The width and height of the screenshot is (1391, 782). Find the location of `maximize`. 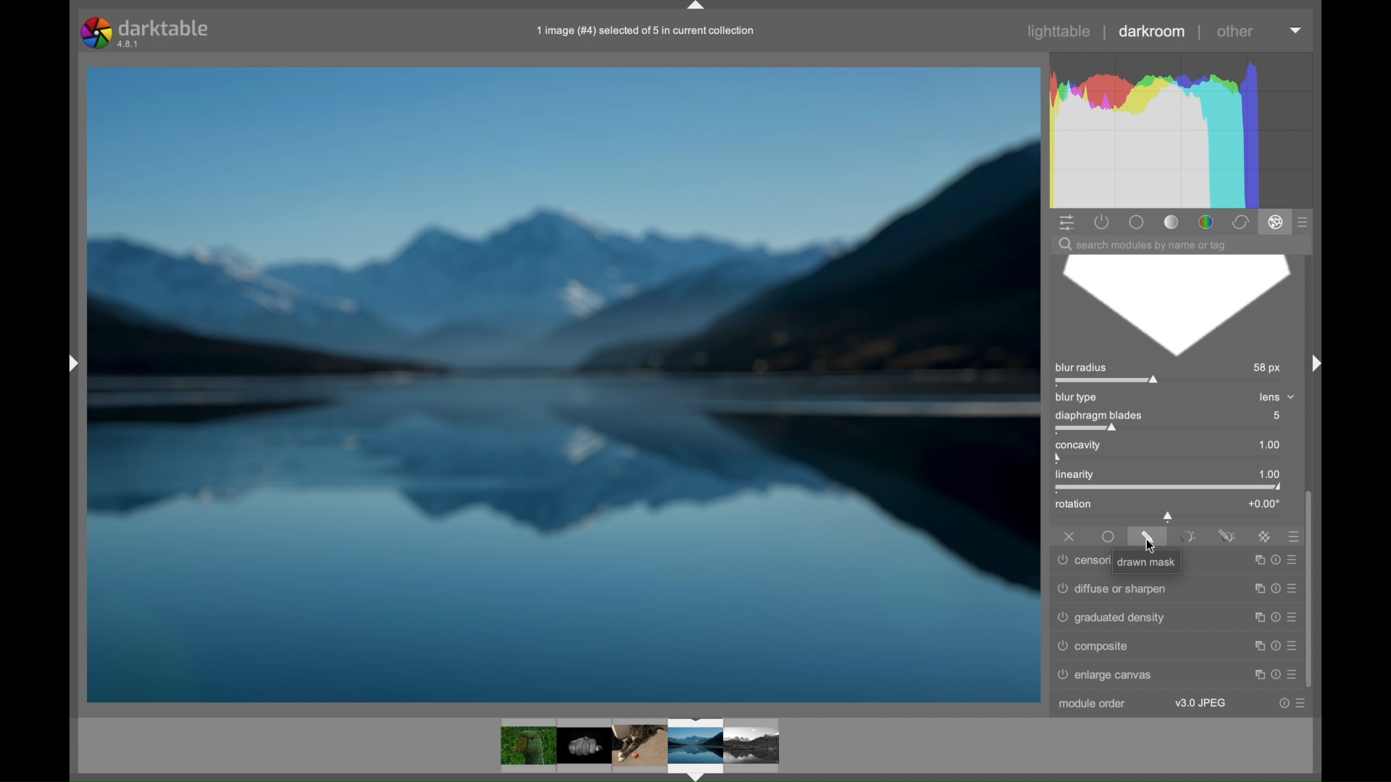

maximize is located at coordinates (1255, 615).